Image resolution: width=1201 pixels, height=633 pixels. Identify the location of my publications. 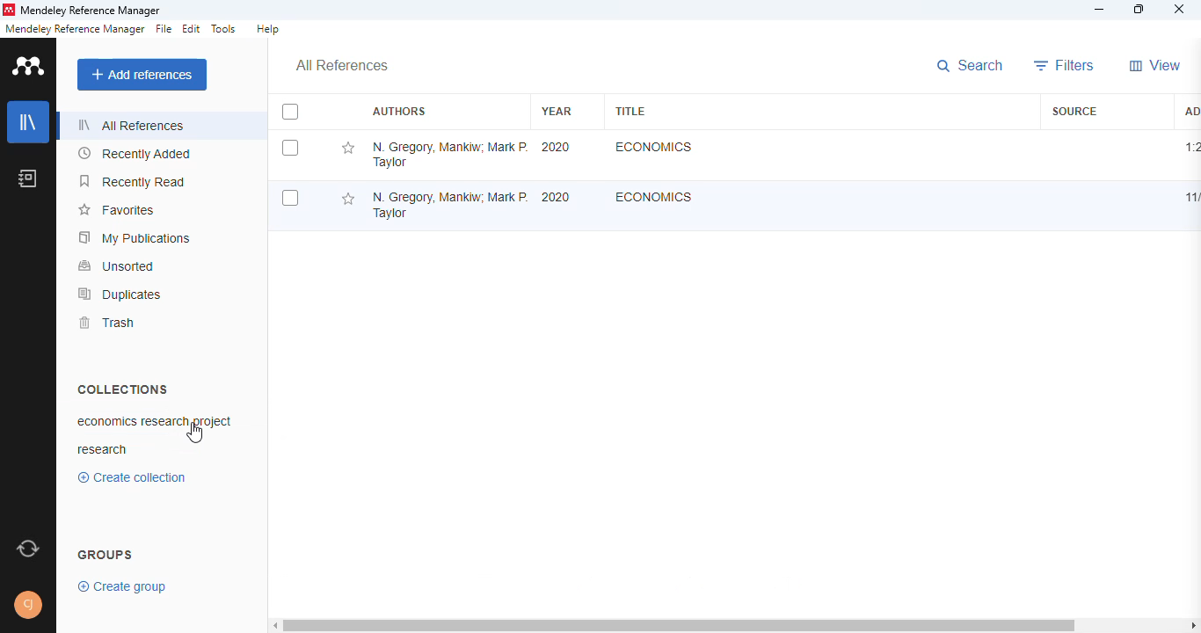
(135, 237).